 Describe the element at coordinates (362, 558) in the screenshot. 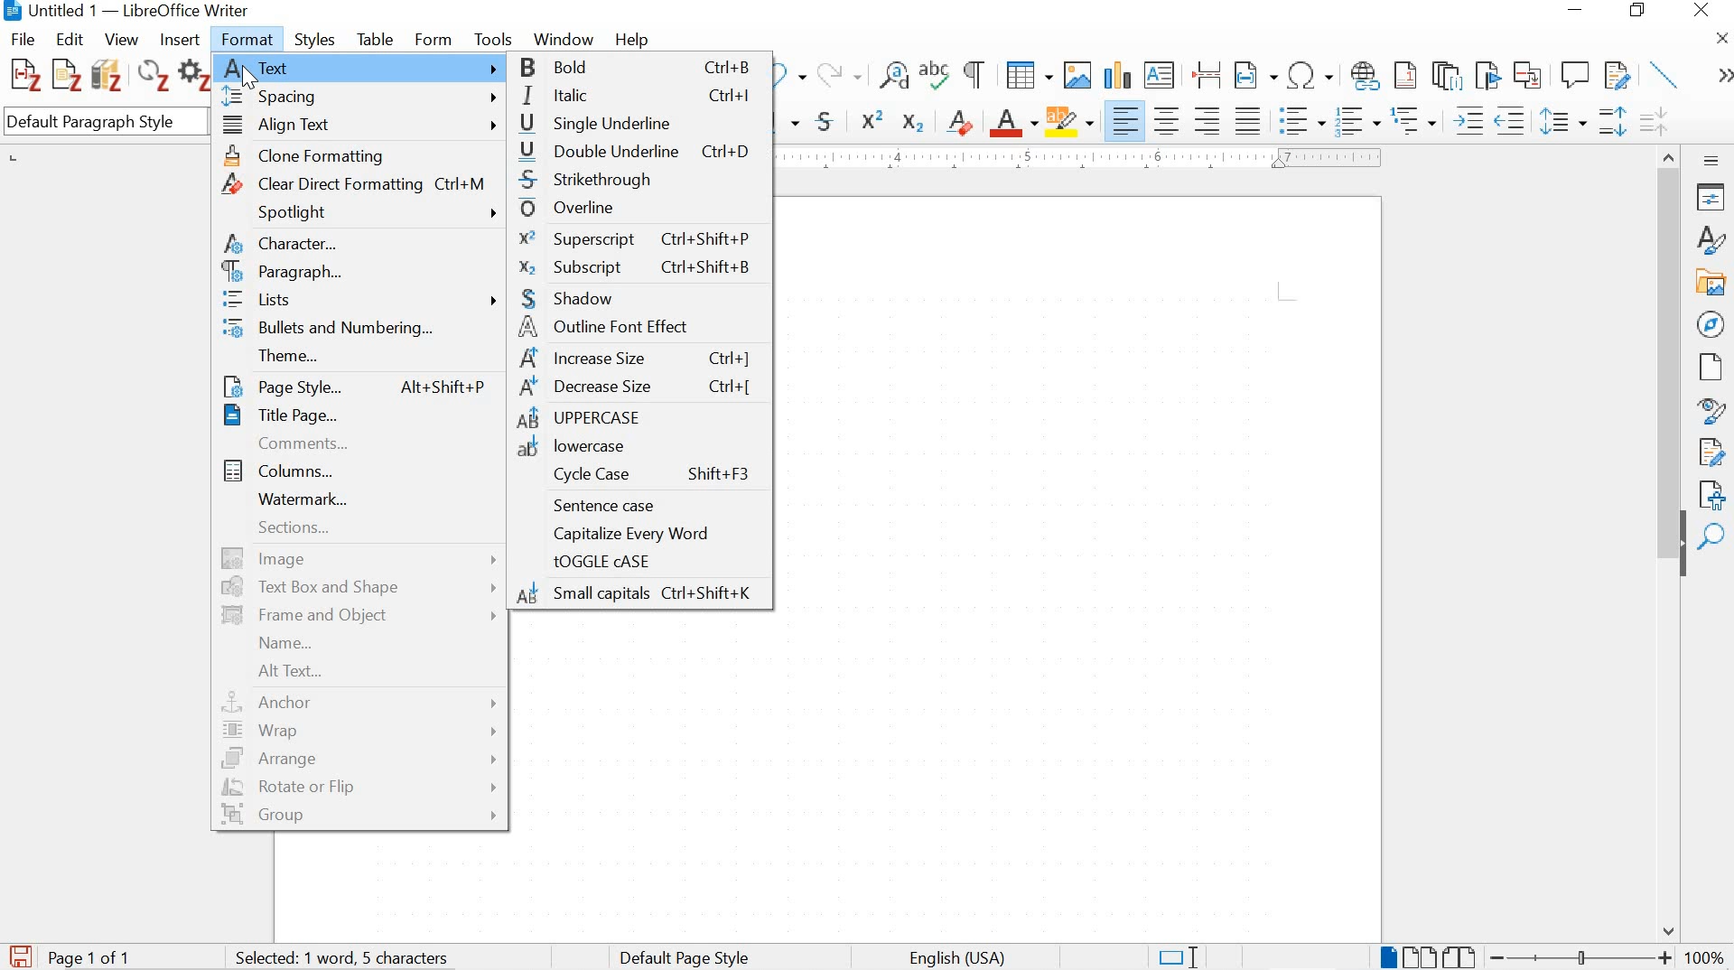

I see `image` at that location.